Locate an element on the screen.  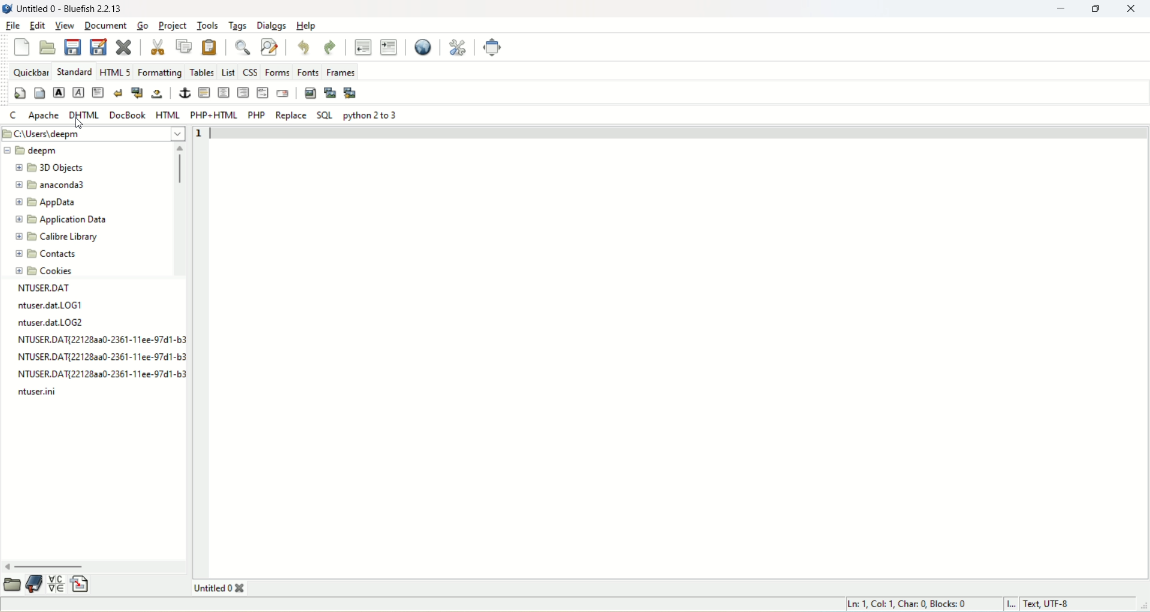
tables is located at coordinates (202, 71).